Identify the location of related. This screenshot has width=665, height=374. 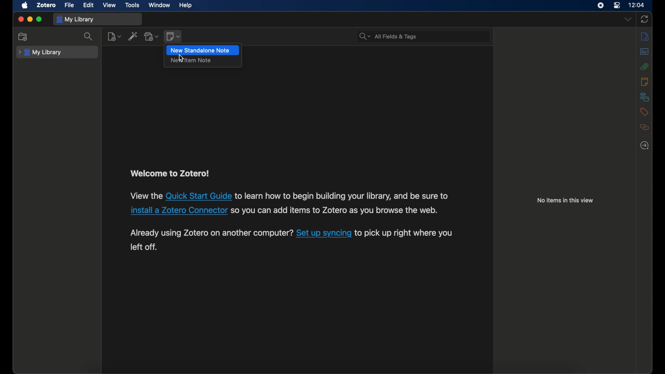
(645, 127).